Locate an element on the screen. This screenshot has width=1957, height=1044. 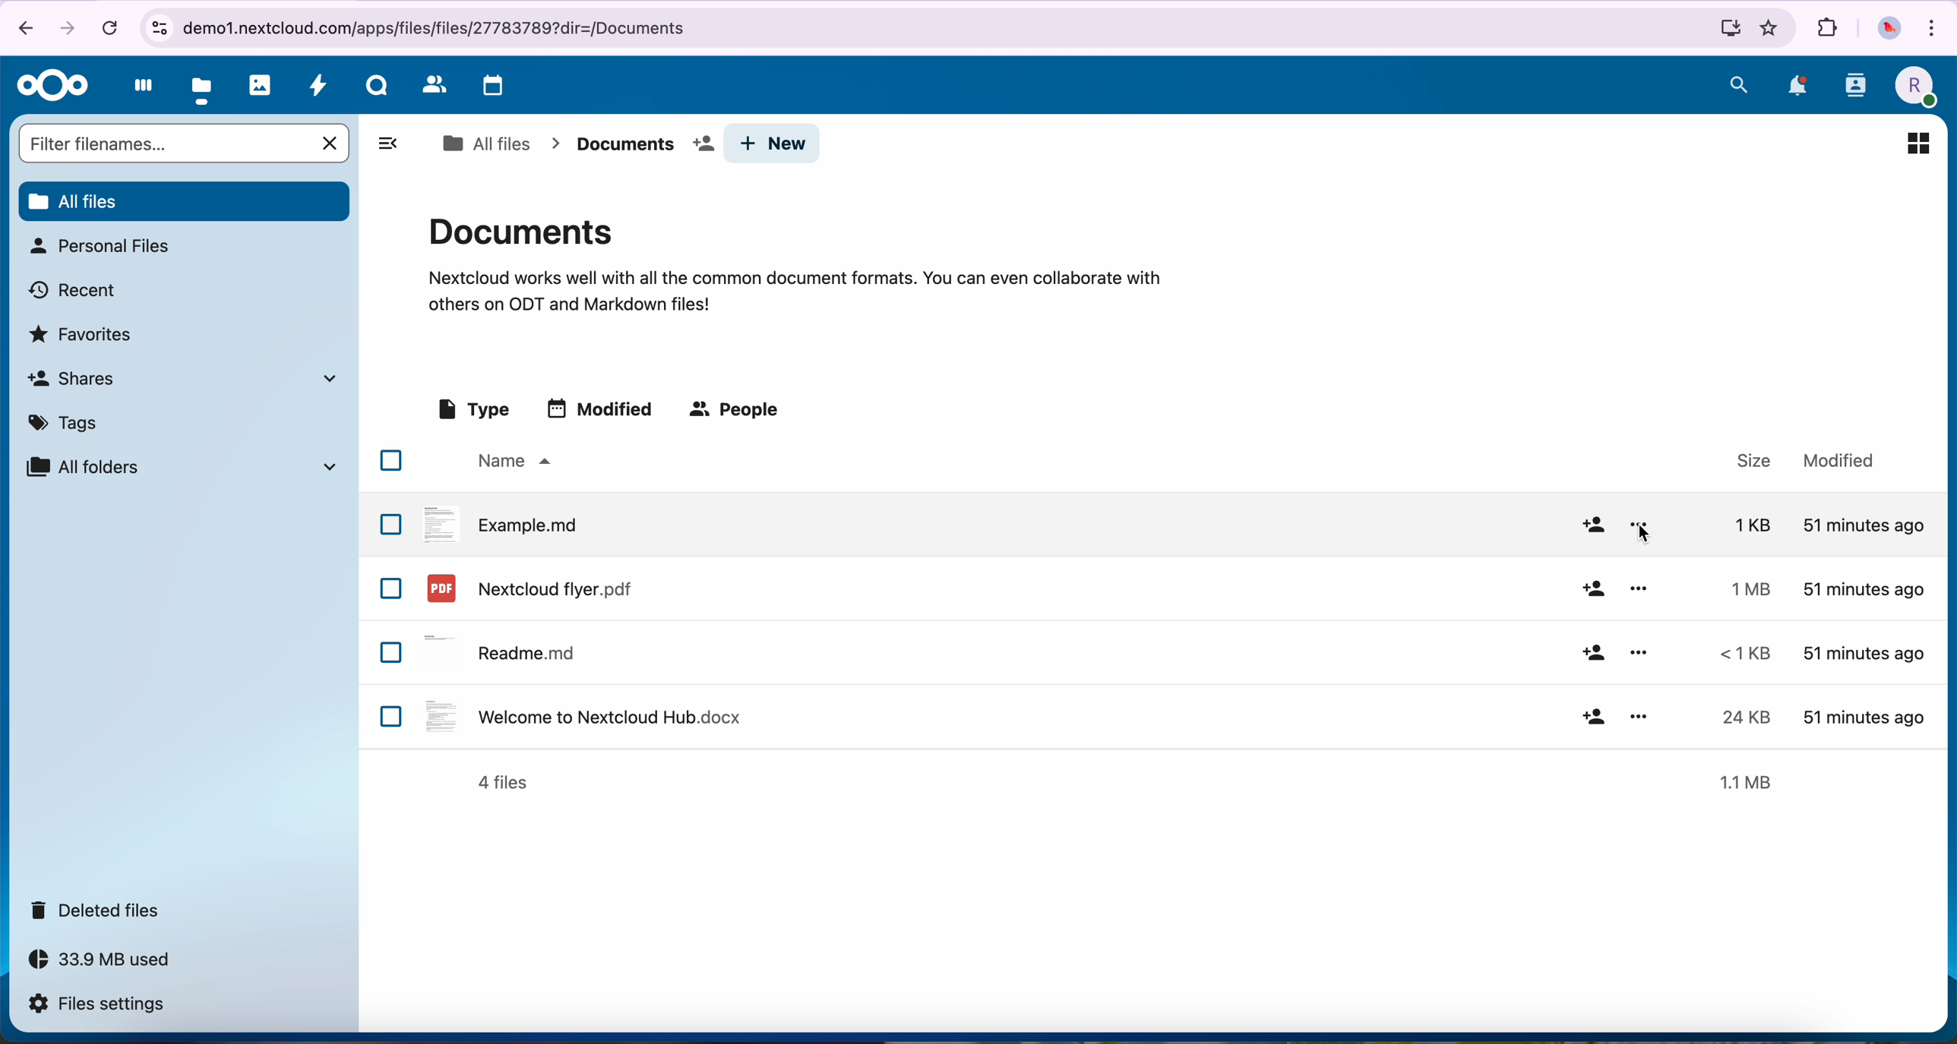
notifications is located at coordinates (1794, 86).